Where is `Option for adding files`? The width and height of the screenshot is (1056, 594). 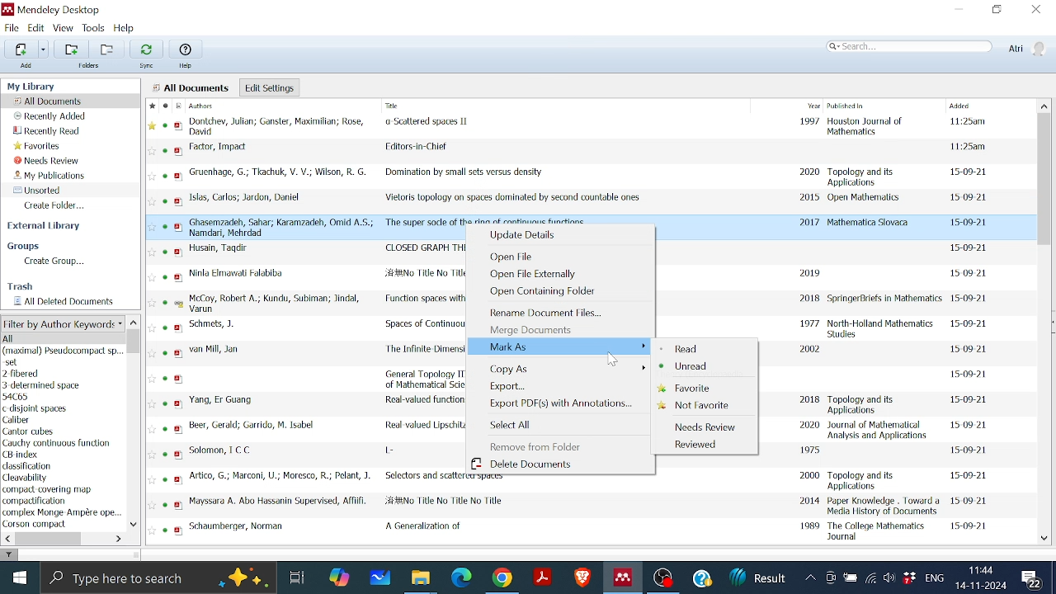 Option for adding files is located at coordinates (42, 49).